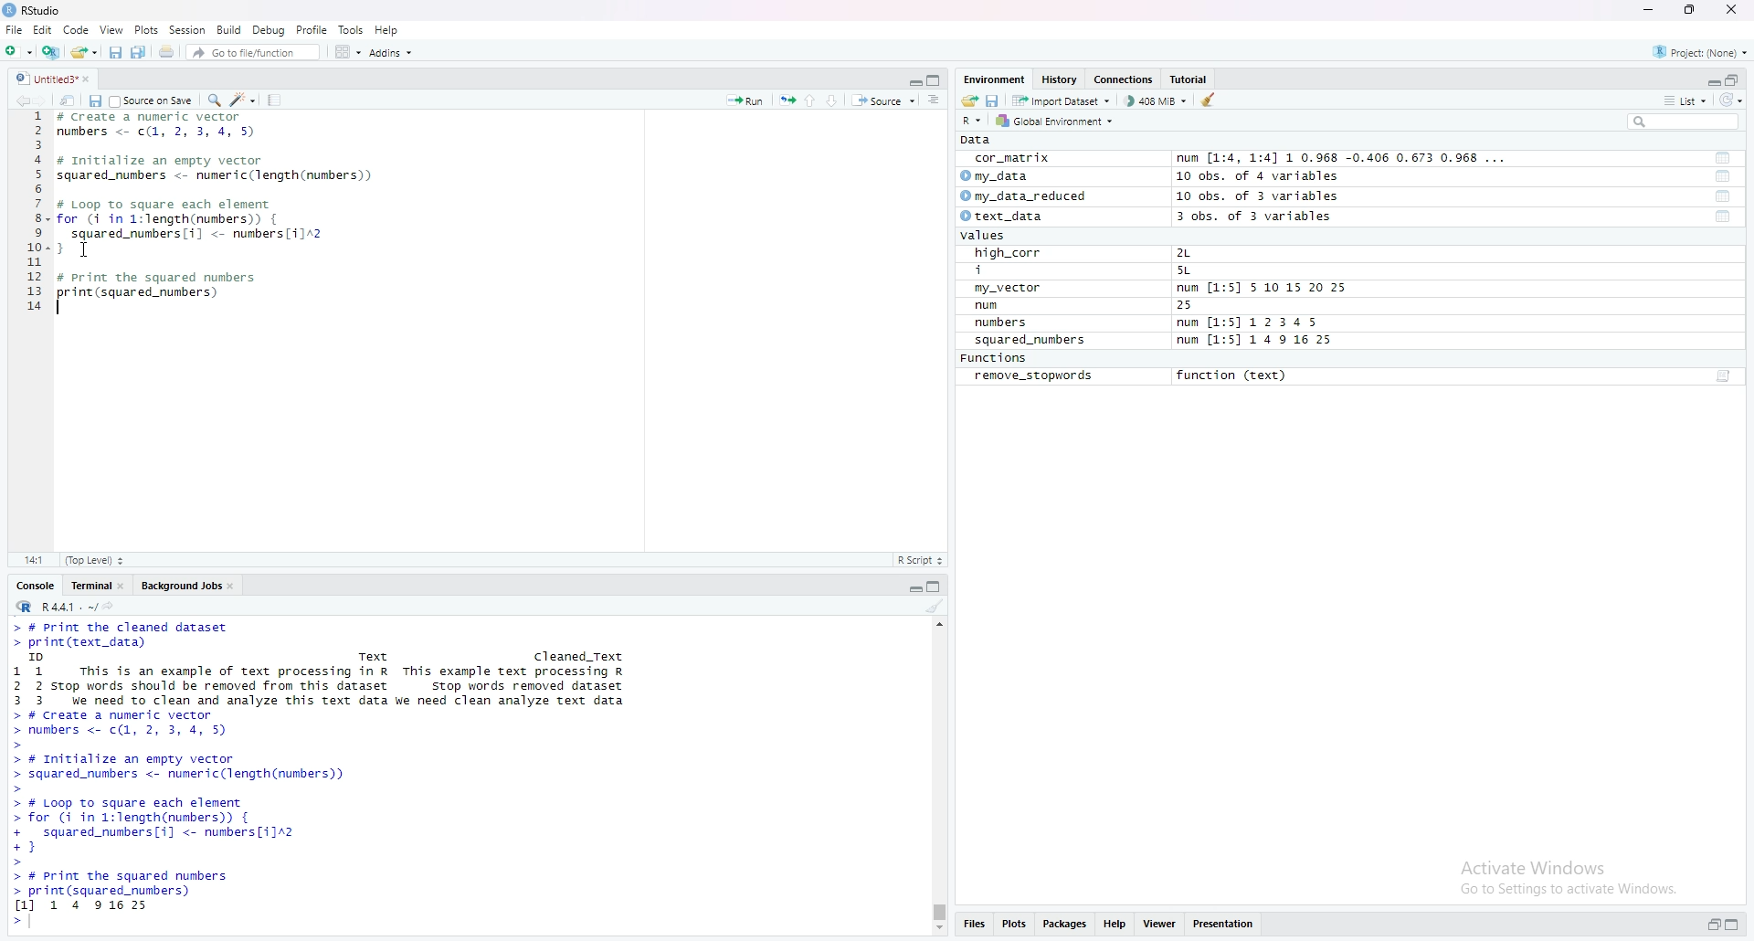 This screenshot has width=1754, height=941. I want to click on 2L, so click(1194, 253).